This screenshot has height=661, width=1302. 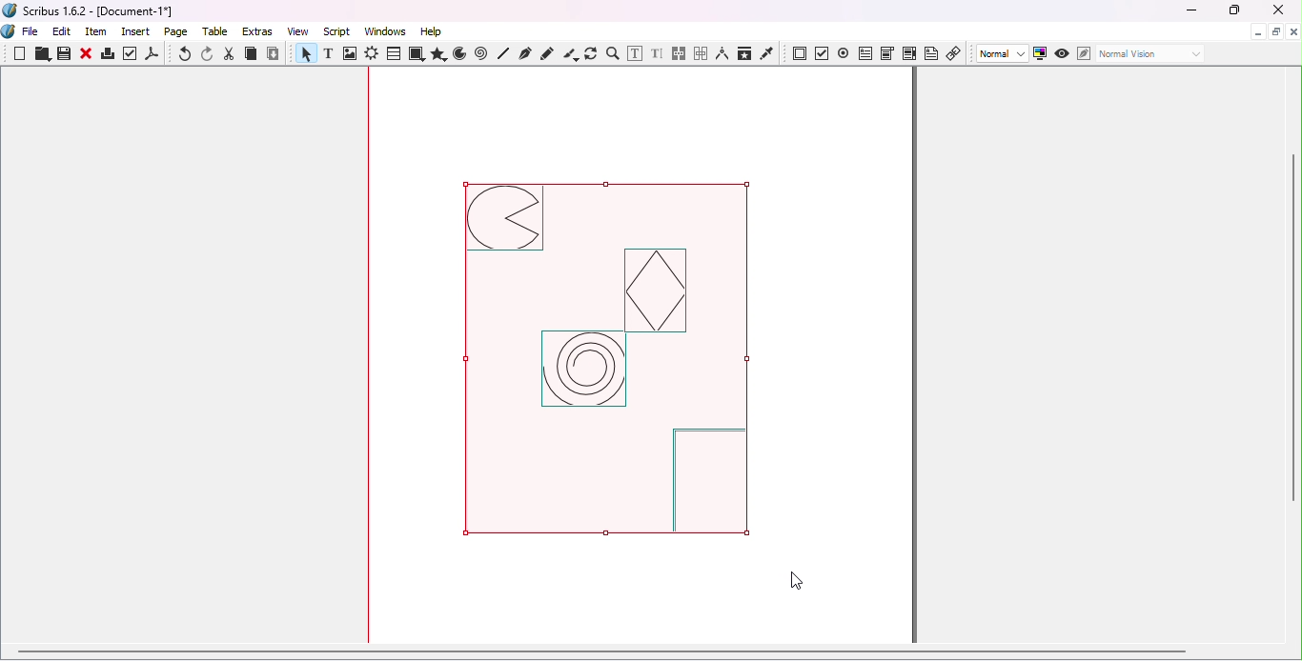 I want to click on Horizontal scroll bar, so click(x=642, y=654).